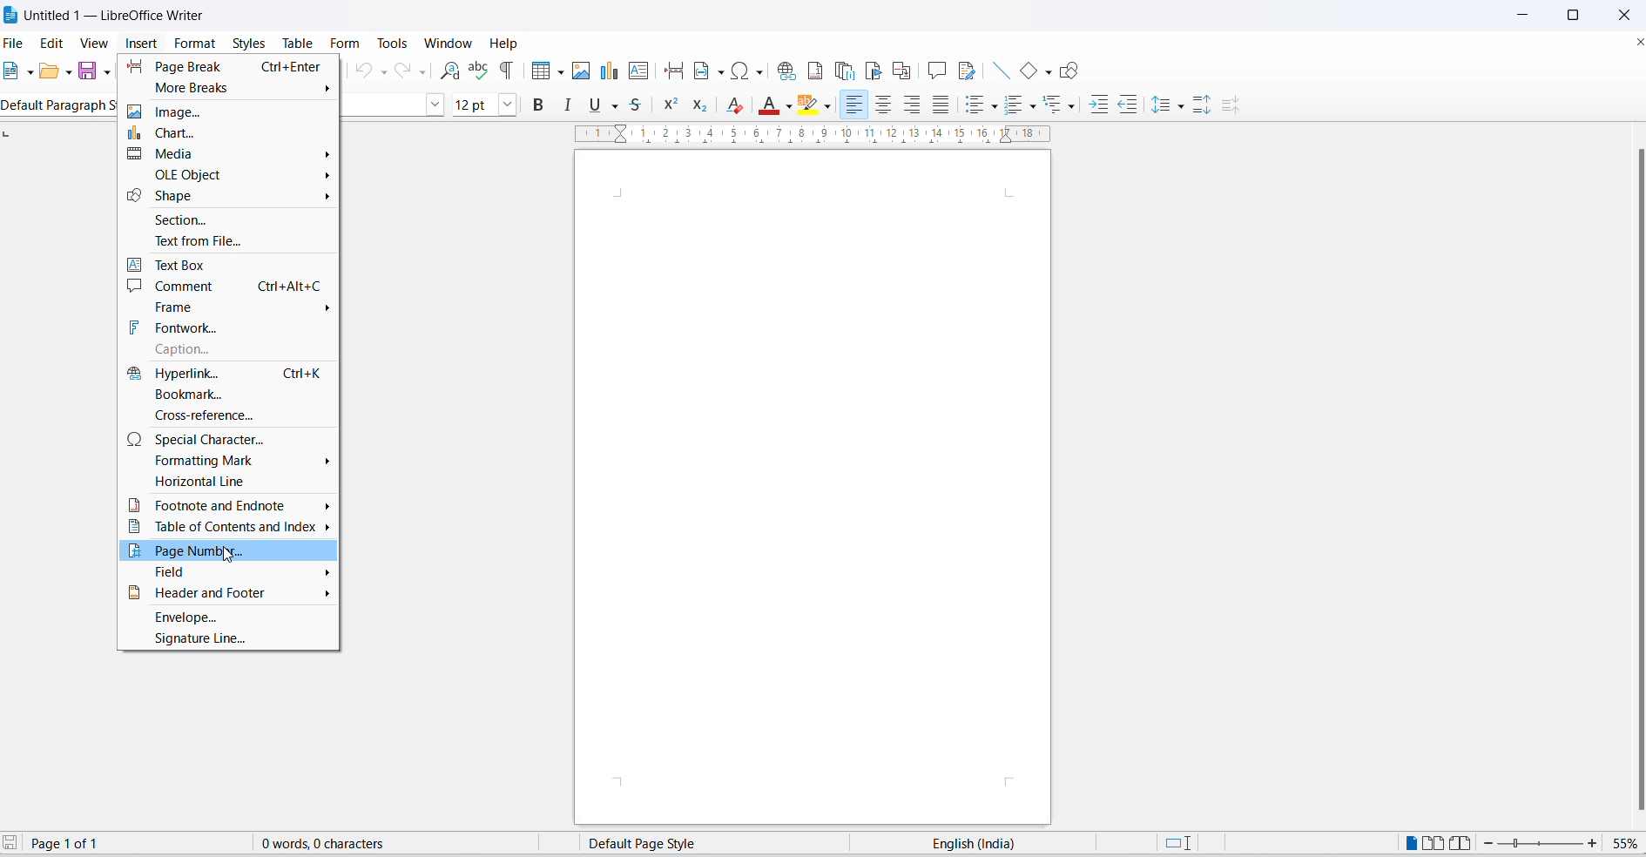 The height and width of the screenshot is (857, 1646). What do you see at coordinates (1490, 844) in the screenshot?
I see `decrease zoom` at bounding box center [1490, 844].